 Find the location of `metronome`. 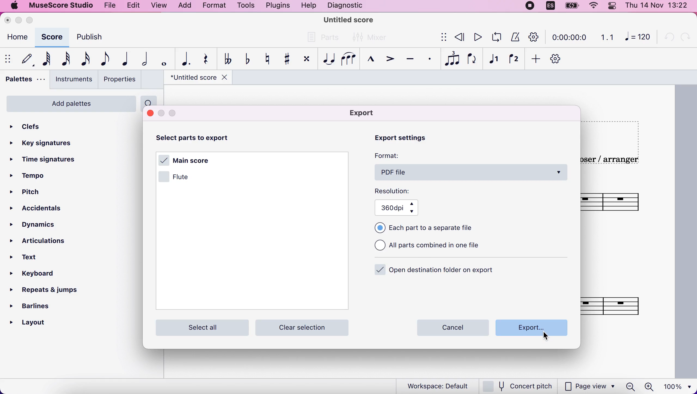

metronome is located at coordinates (514, 37).